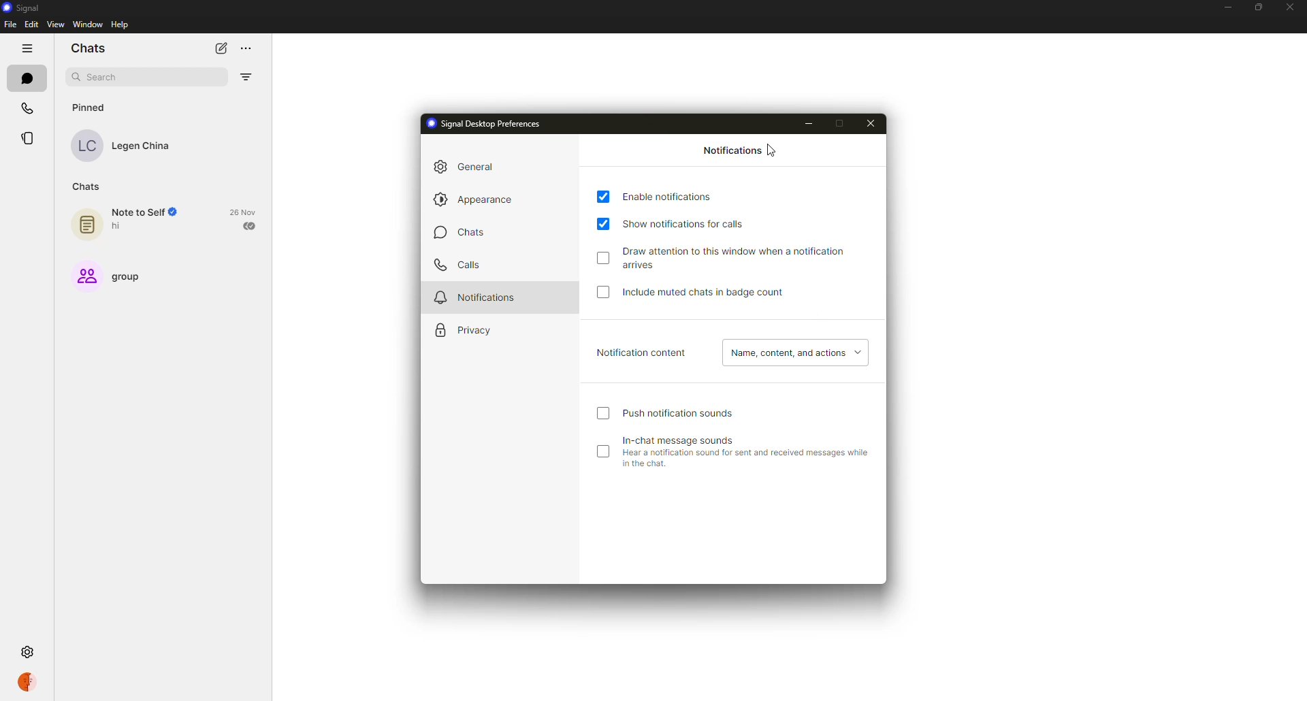  I want to click on profile, so click(27, 683).